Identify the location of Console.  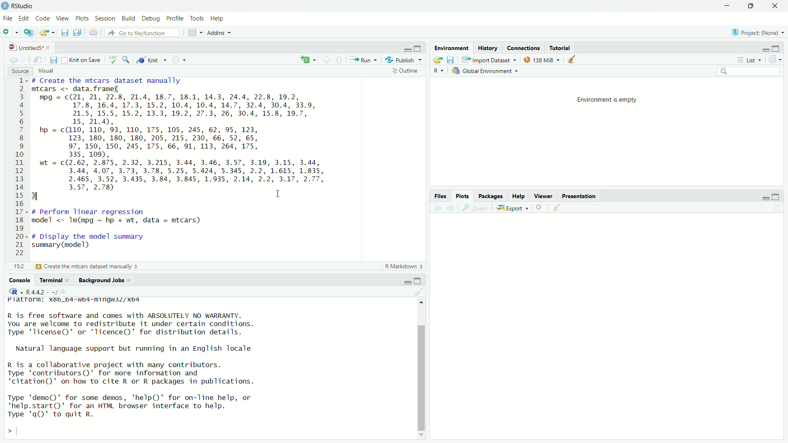
(19, 281).